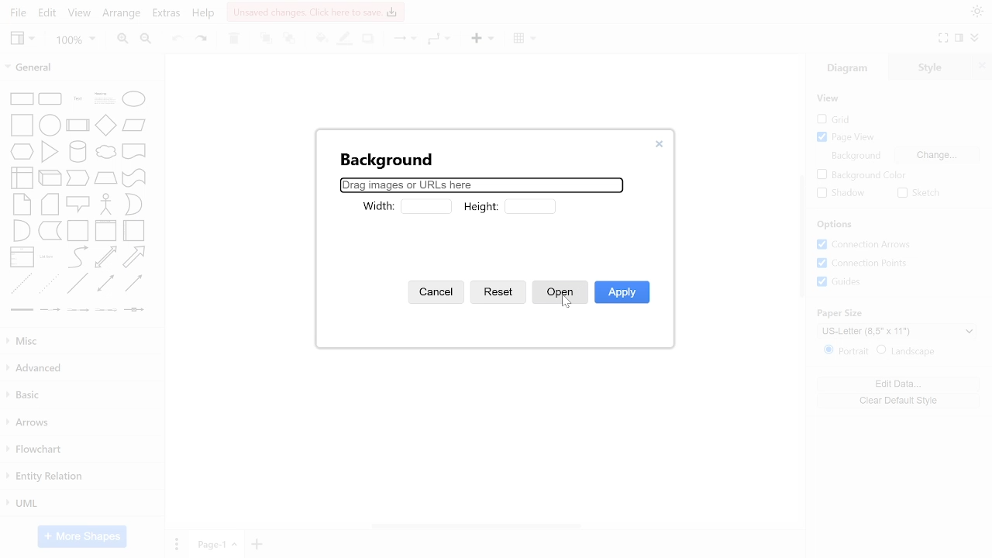 The image size is (992, 558). Describe the element at coordinates (437, 39) in the screenshot. I see `waypoints` at that location.